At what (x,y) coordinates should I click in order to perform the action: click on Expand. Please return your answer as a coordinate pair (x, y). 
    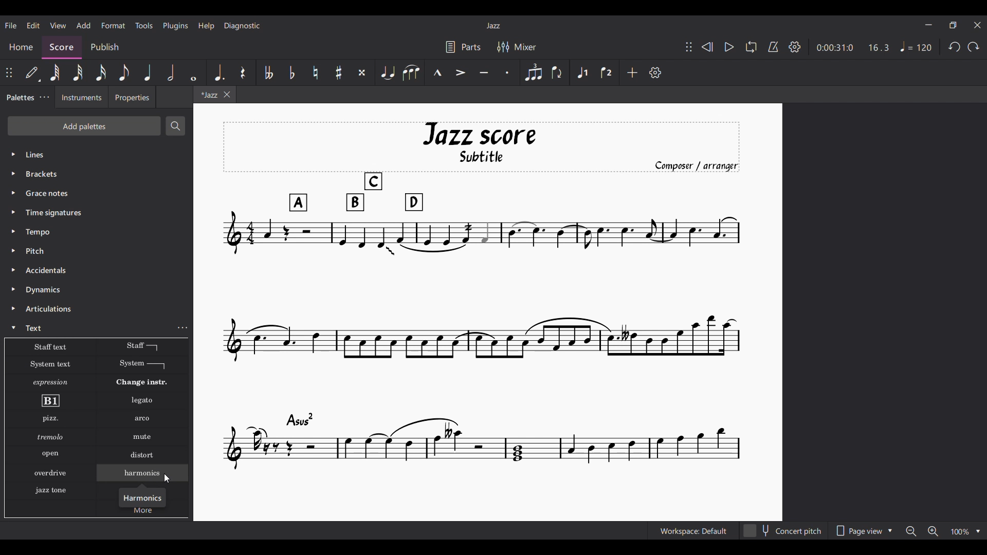
    Looking at the image, I should click on (15, 242).